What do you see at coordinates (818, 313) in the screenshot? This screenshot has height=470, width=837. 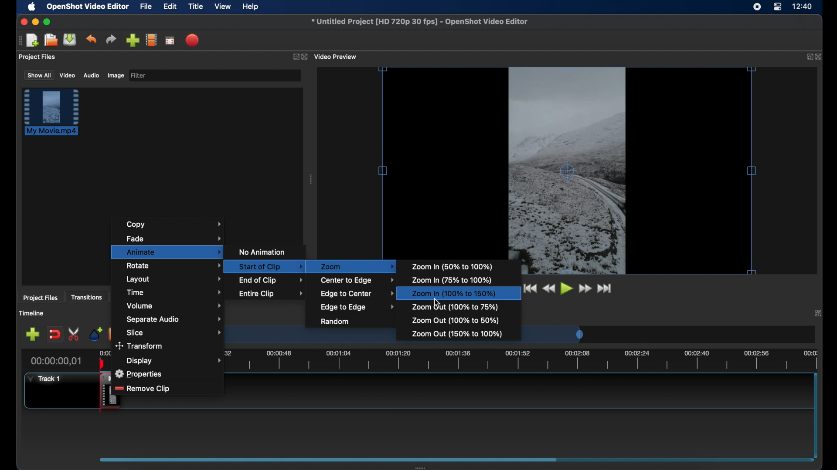 I see `expand` at bounding box center [818, 313].